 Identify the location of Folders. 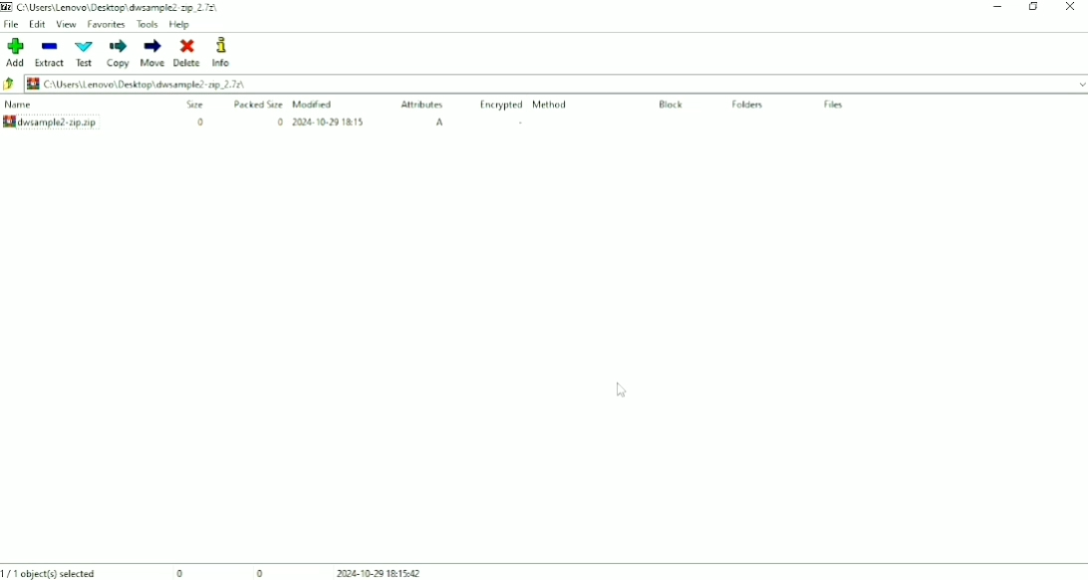
(750, 106).